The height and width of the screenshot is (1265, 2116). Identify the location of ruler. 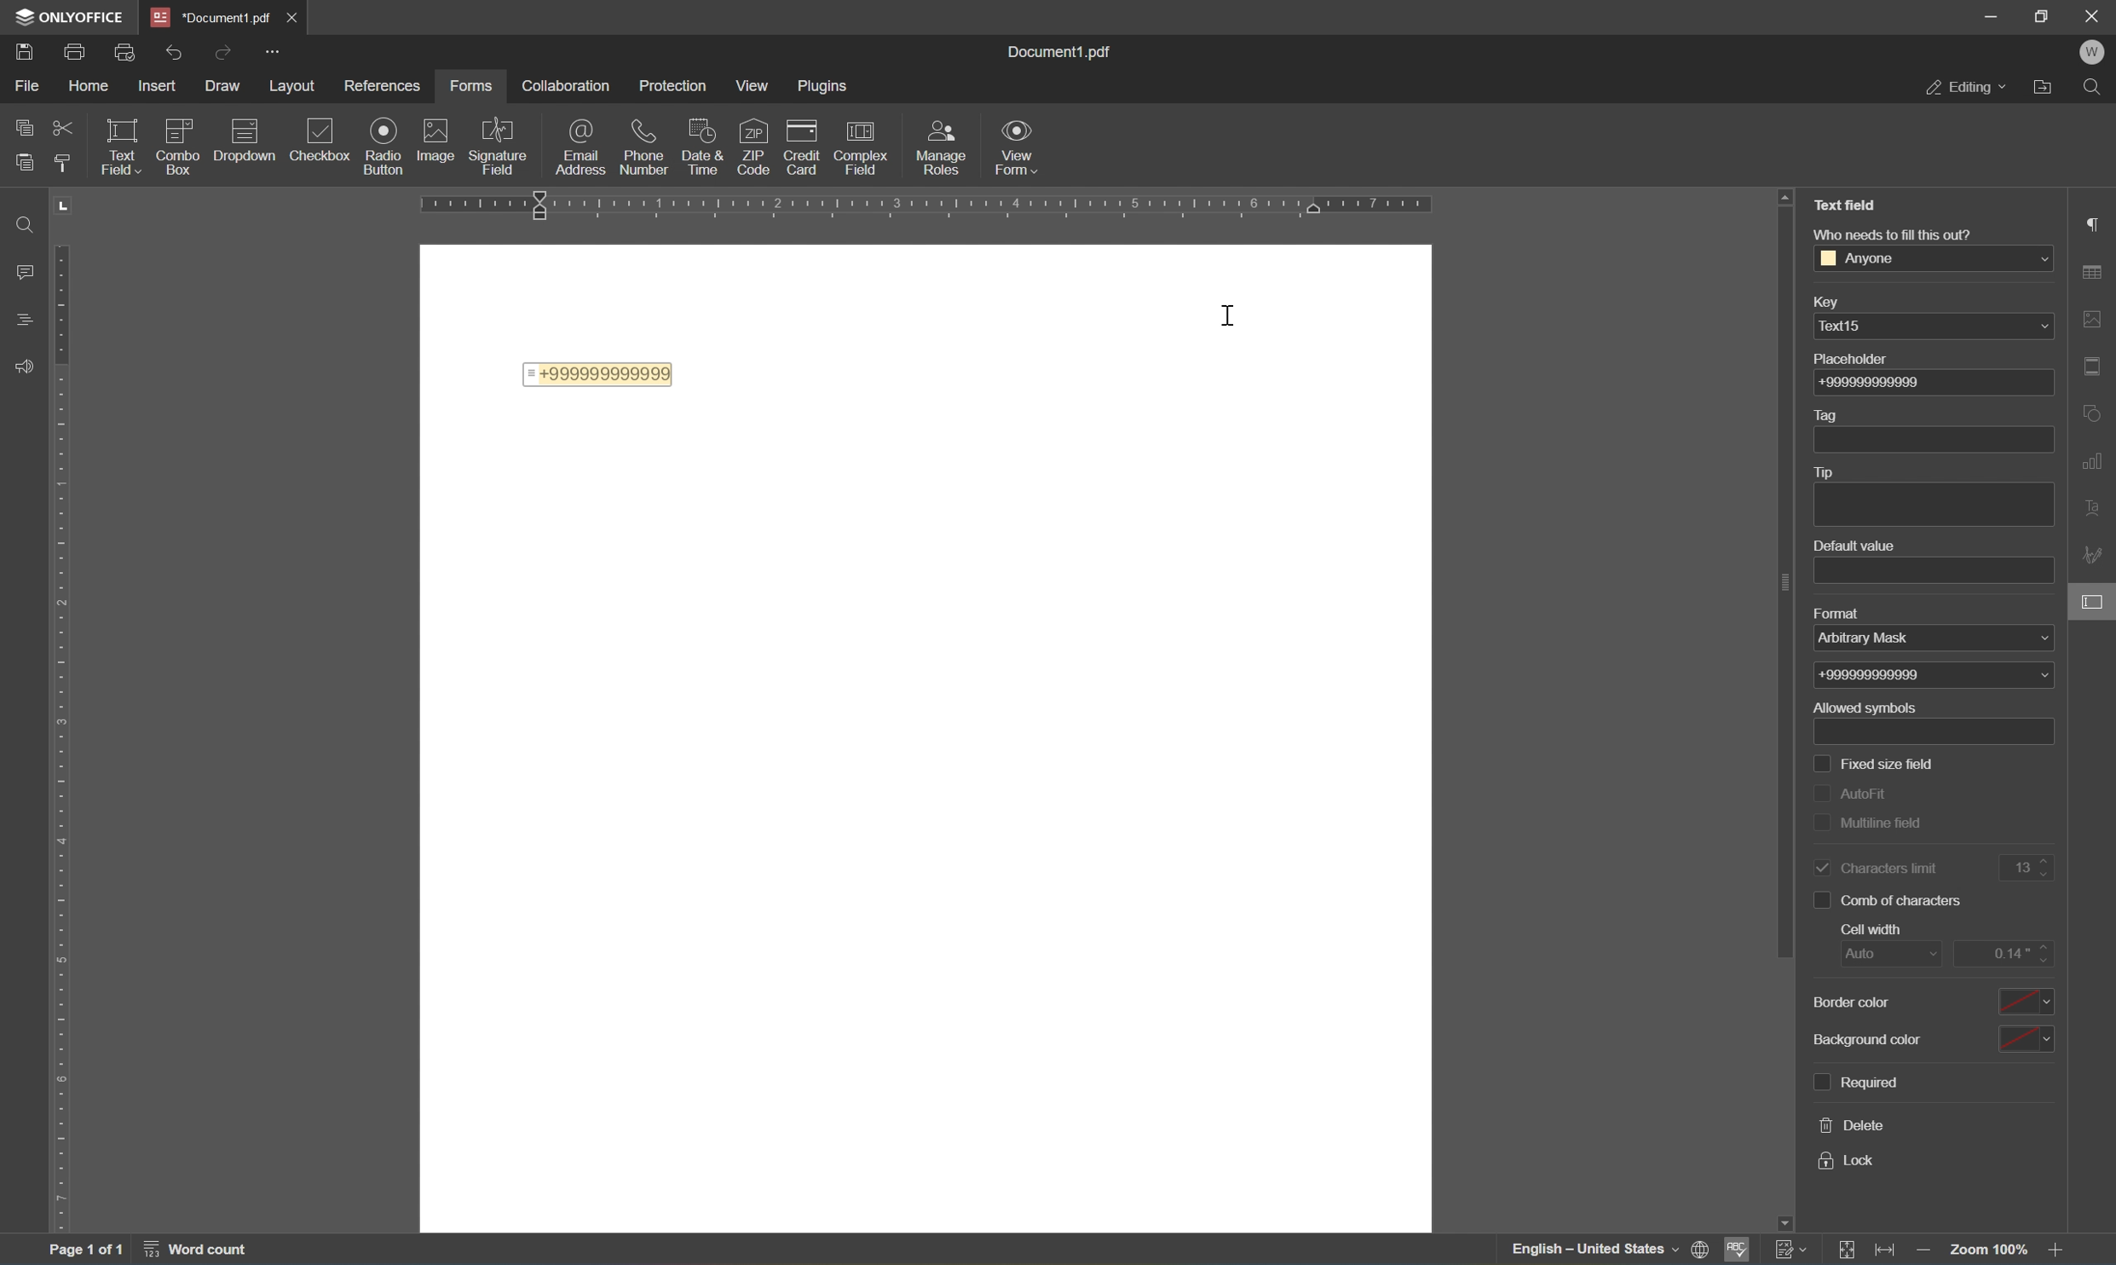
(70, 714).